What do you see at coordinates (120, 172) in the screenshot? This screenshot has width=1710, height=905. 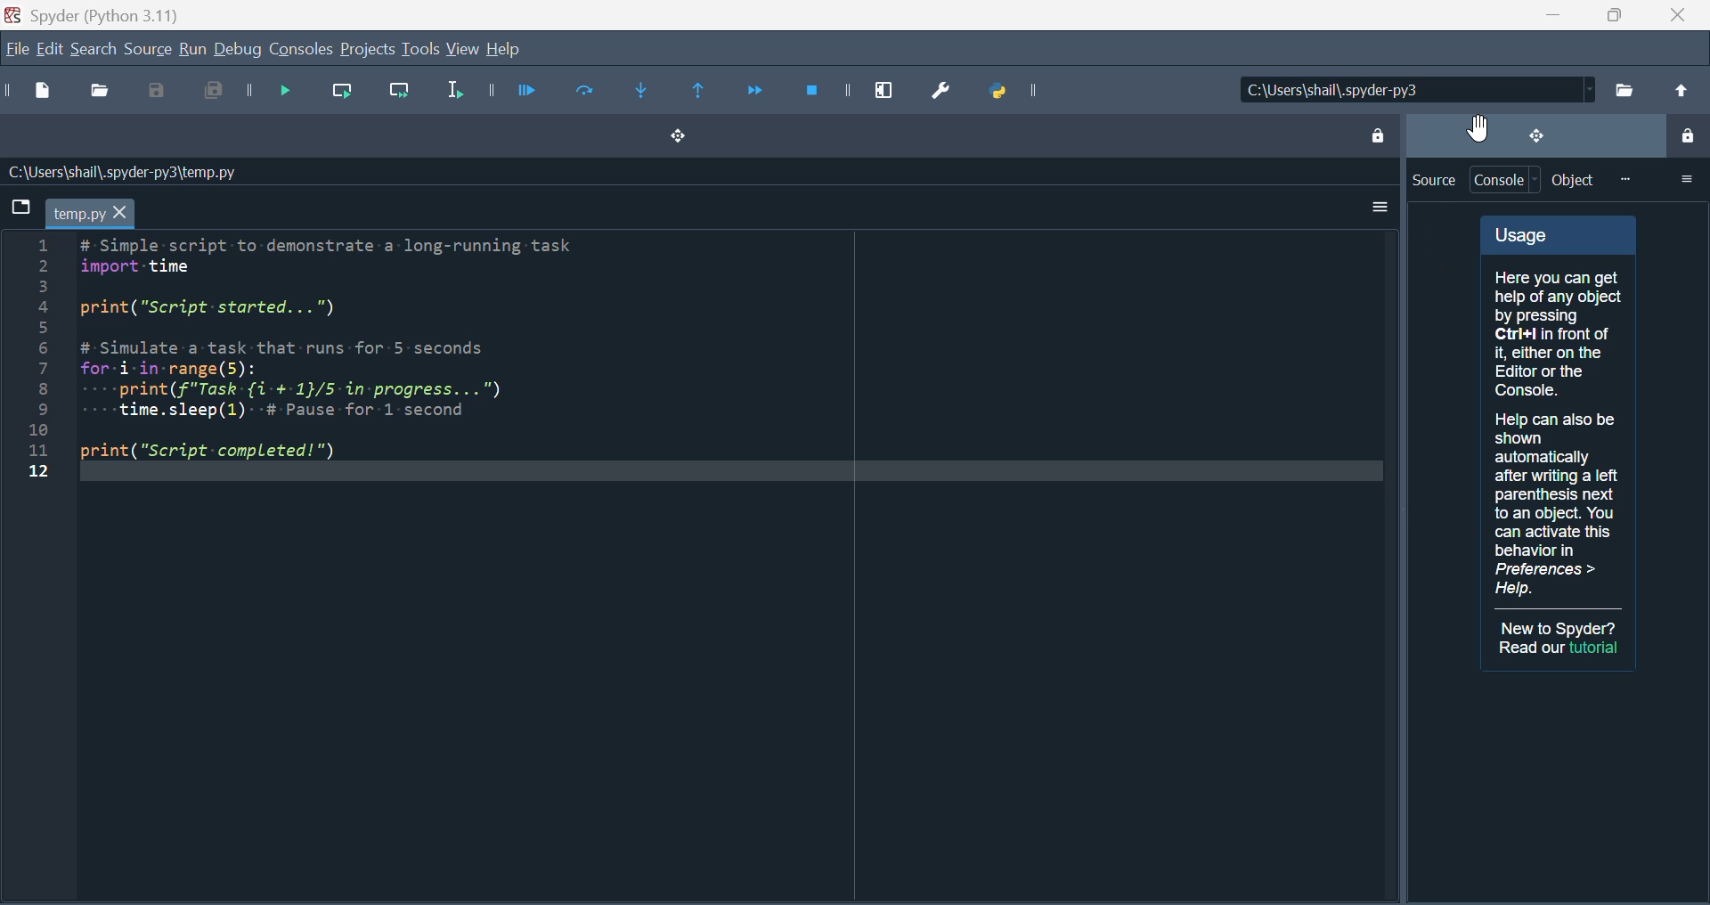 I see `C:\Users\shail\.spyder-py3\temp.py` at bounding box center [120, 172].